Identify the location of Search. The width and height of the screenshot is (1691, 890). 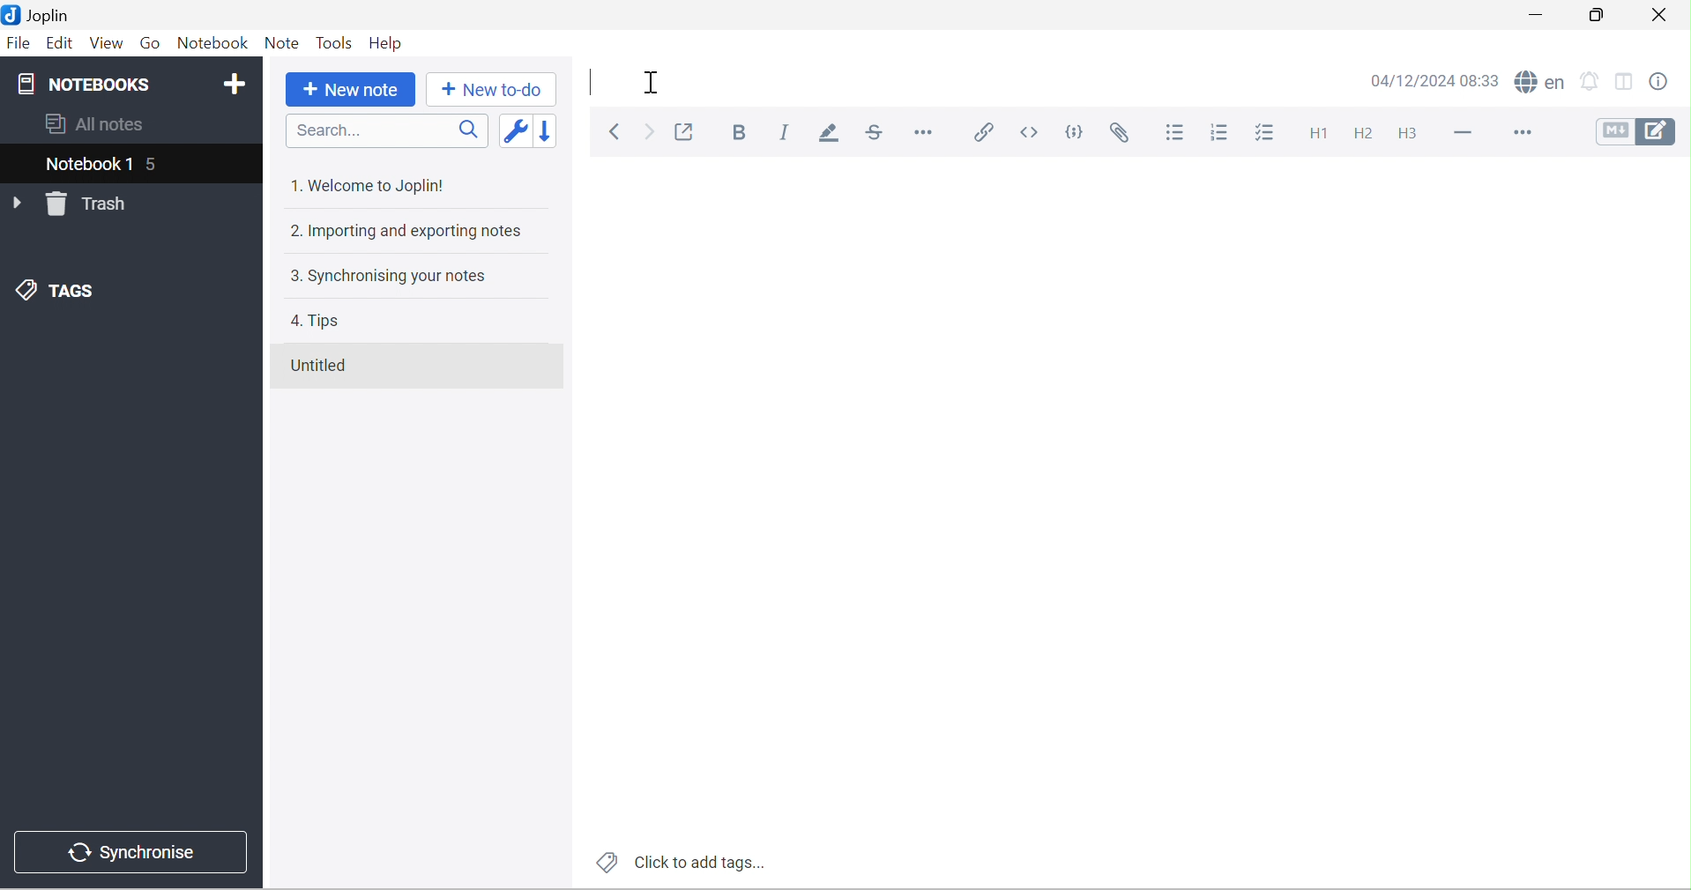
(386, 131).